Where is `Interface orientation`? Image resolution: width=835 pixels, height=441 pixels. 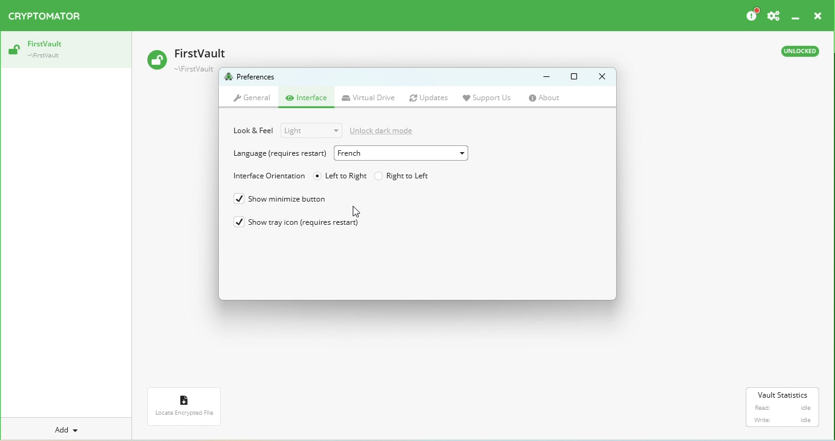 Interface orientation is located at coordinates (267, 177).